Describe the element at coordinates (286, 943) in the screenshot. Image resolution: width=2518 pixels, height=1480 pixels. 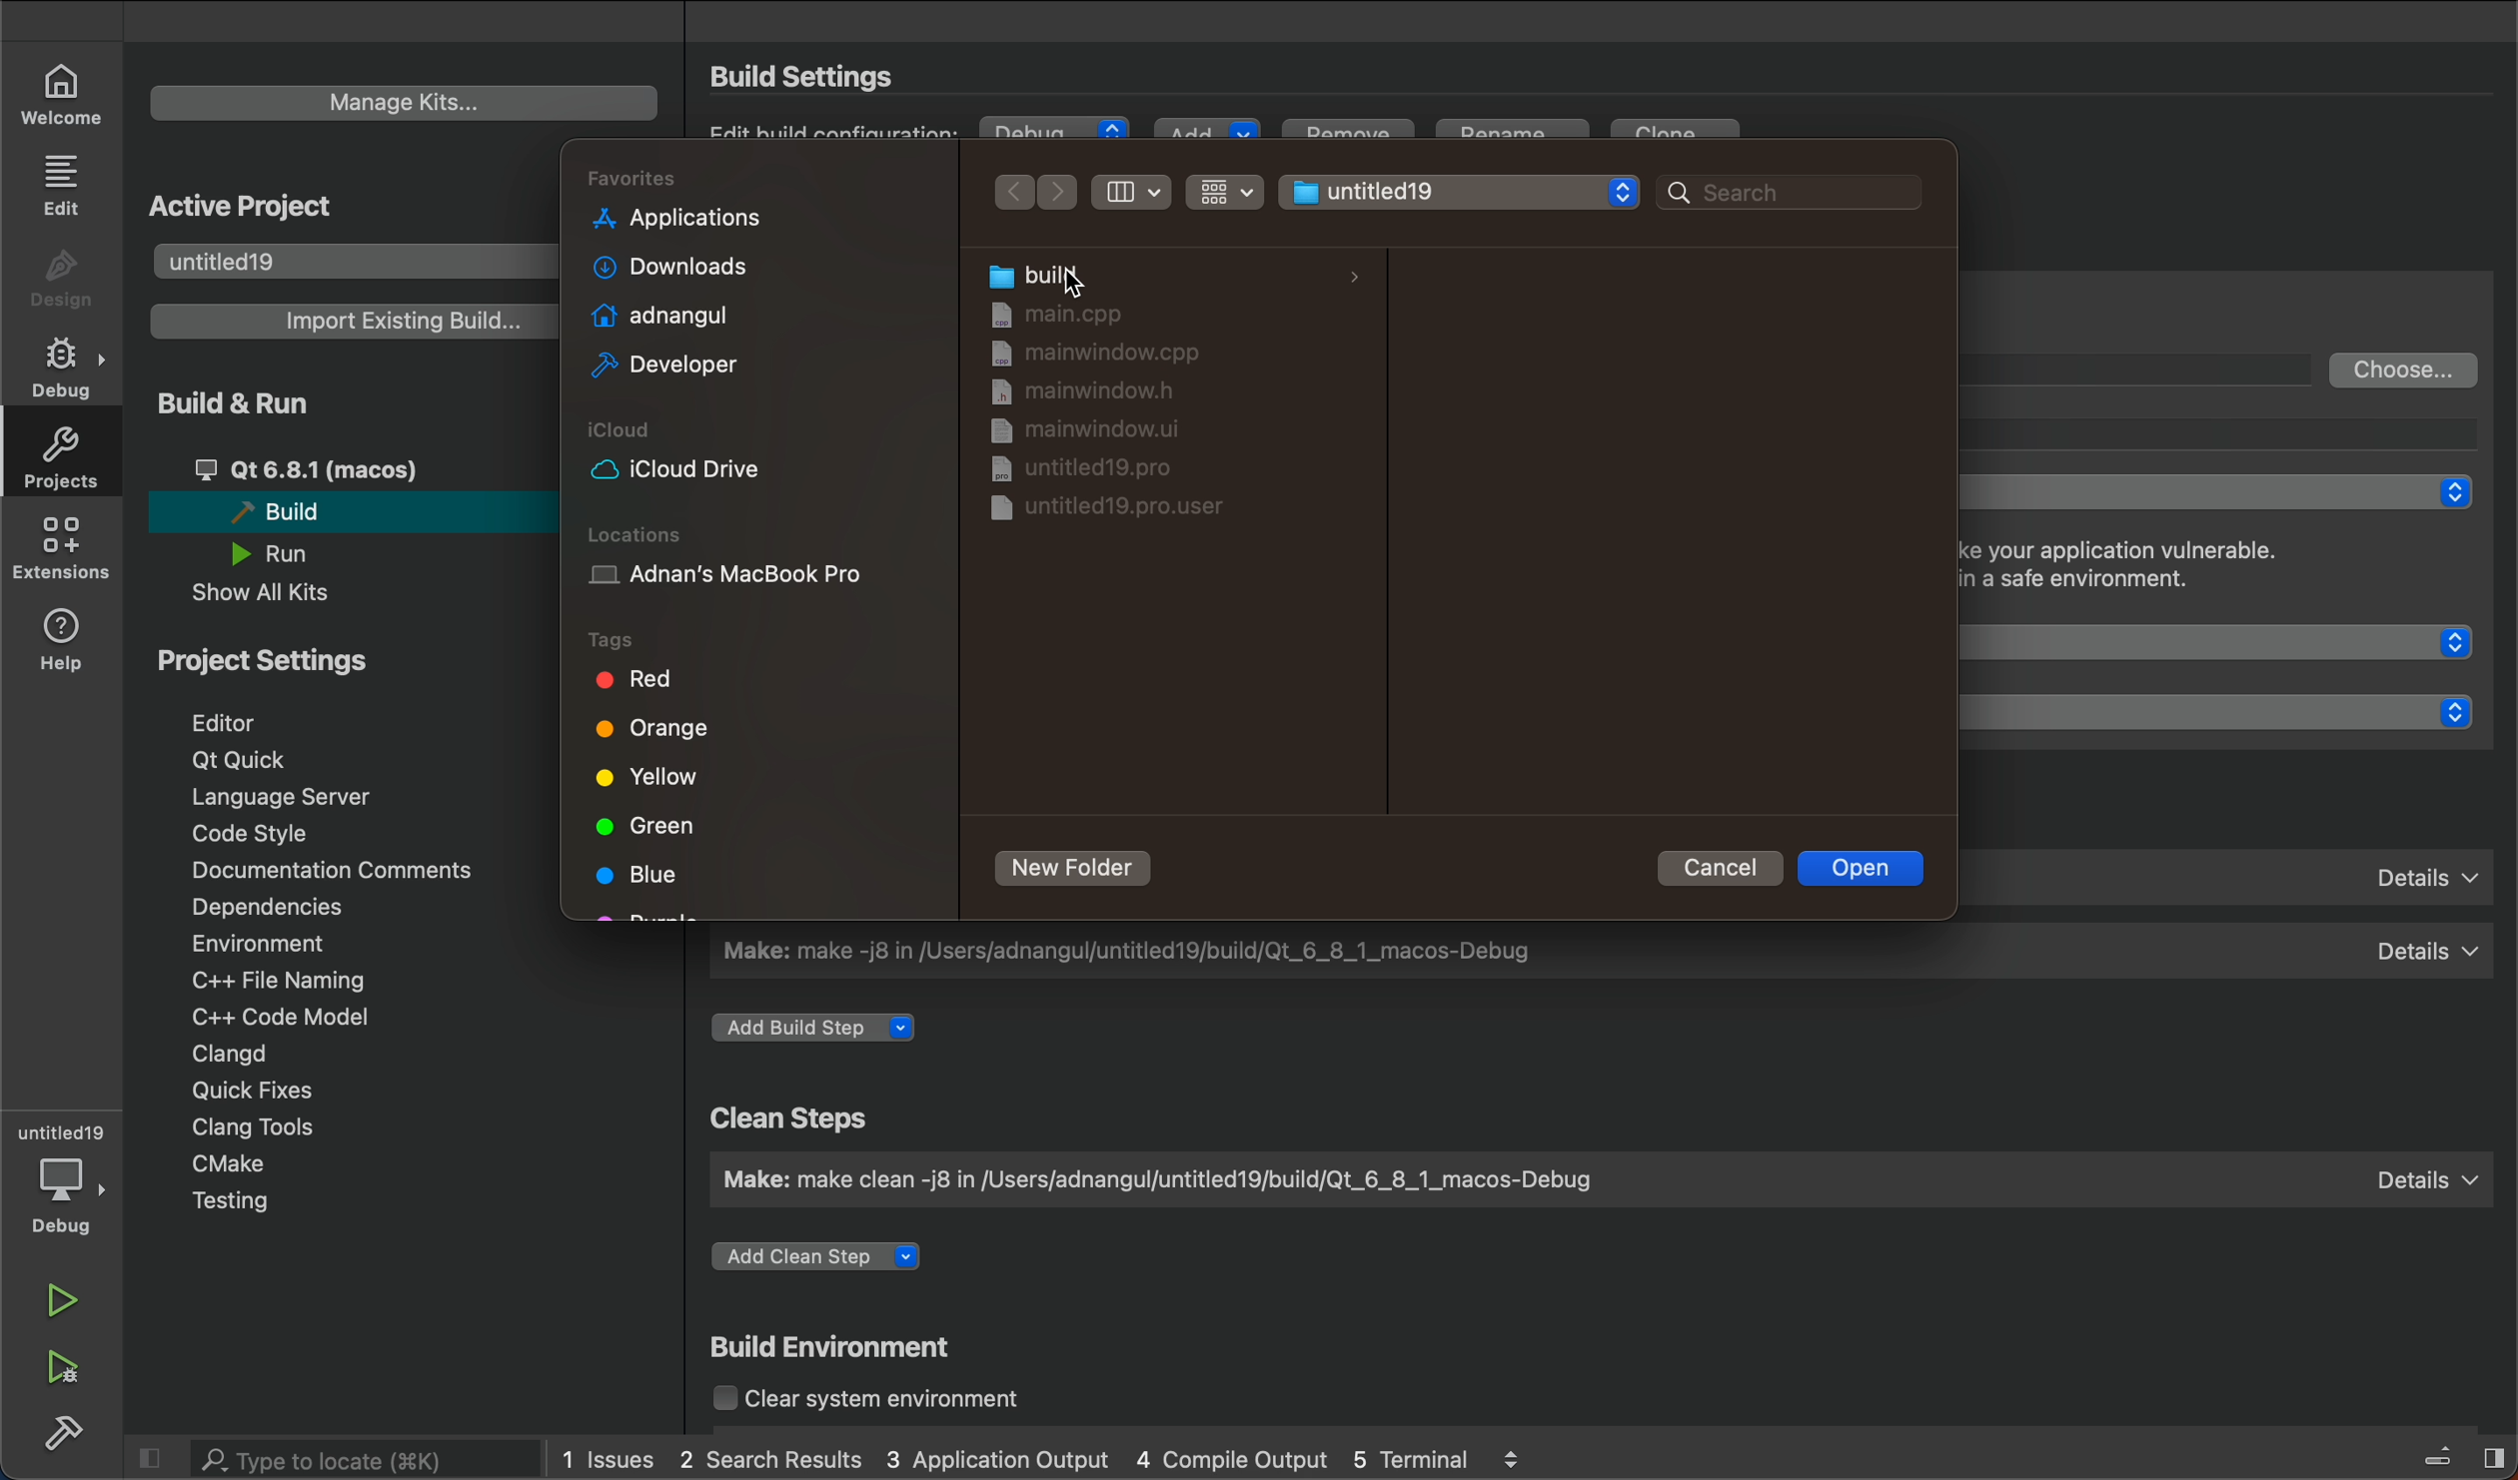
I see `Environment ` at that location.